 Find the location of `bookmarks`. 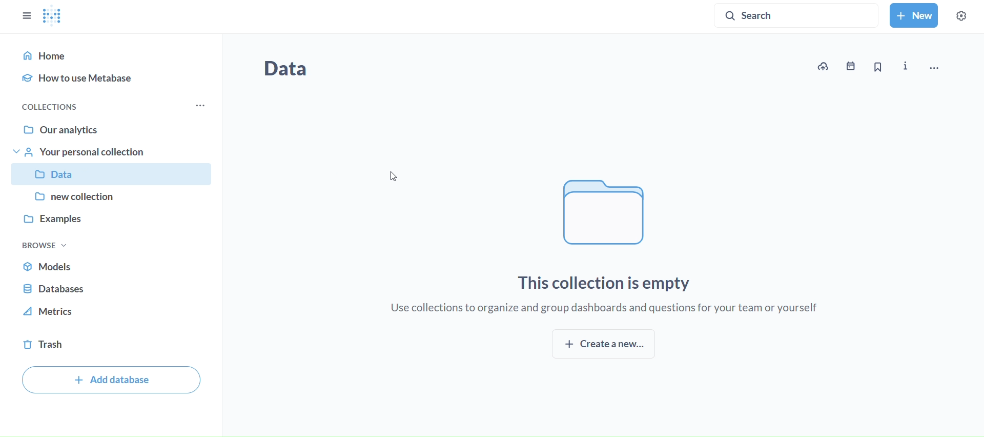

bookmarks is located at coordinates (876, 67).